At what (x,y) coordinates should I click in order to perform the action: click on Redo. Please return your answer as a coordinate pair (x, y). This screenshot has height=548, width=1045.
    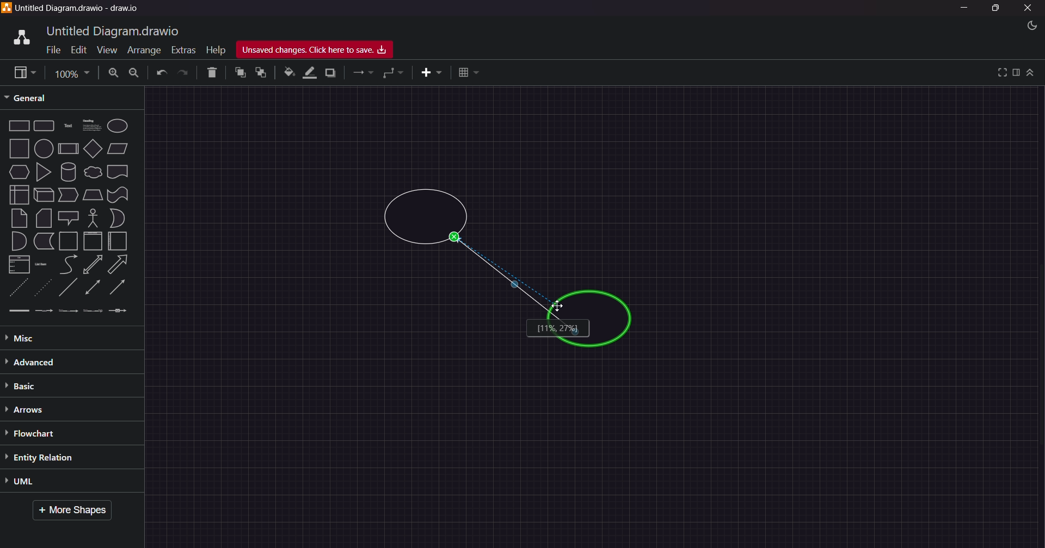
    Looking at the image, I should click on (185, 73).